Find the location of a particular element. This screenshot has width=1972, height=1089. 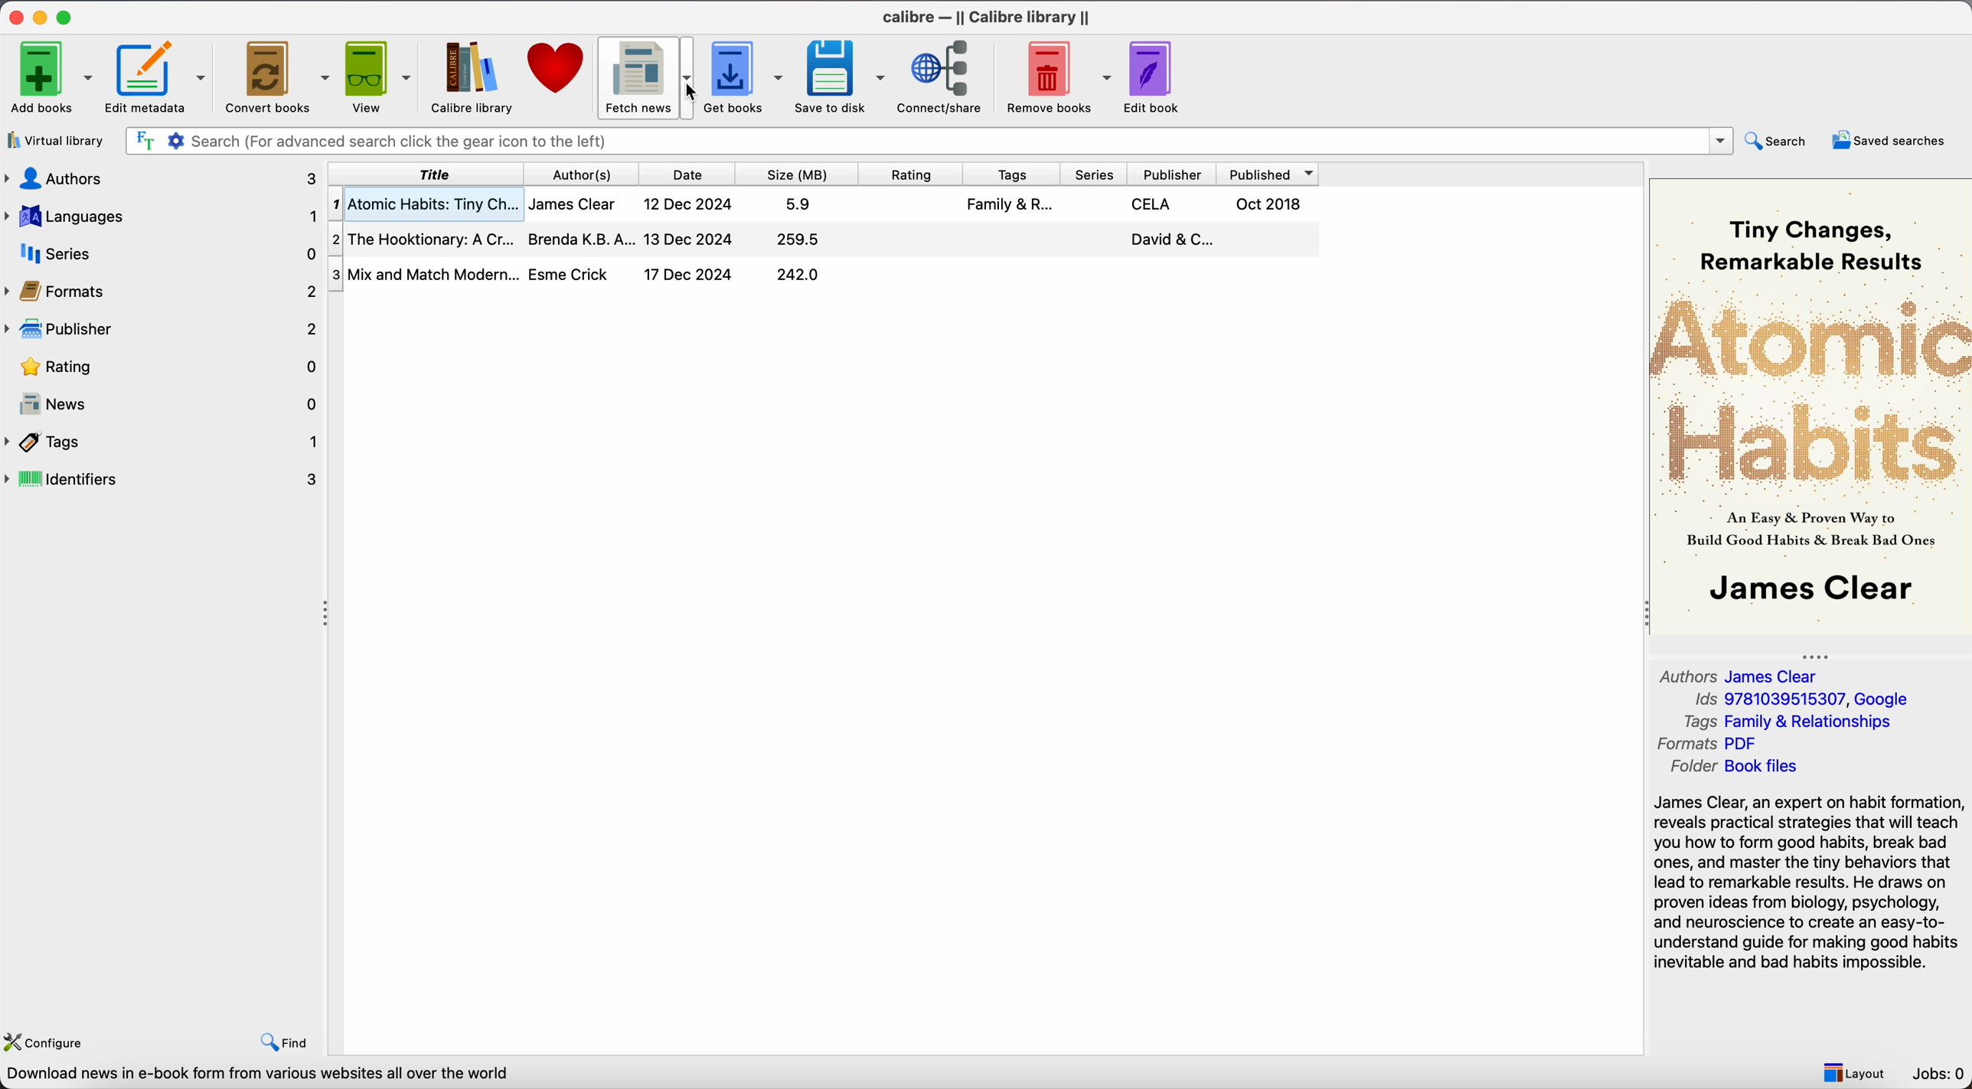

tags is located at coordinates (163, 442).